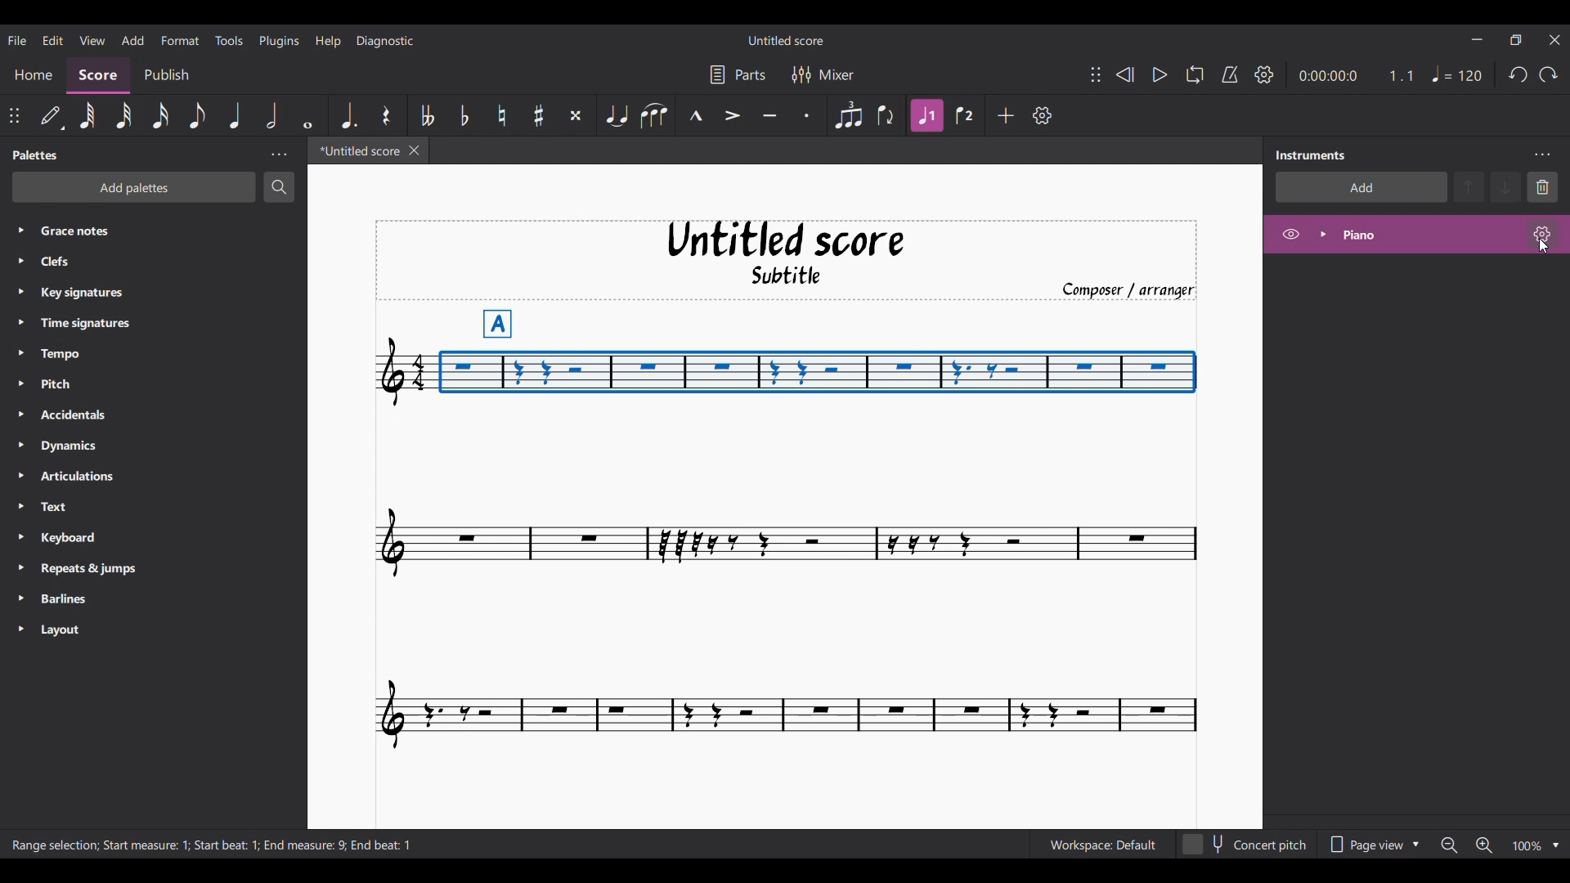  I want to click on Palette title, so click(37, 155).